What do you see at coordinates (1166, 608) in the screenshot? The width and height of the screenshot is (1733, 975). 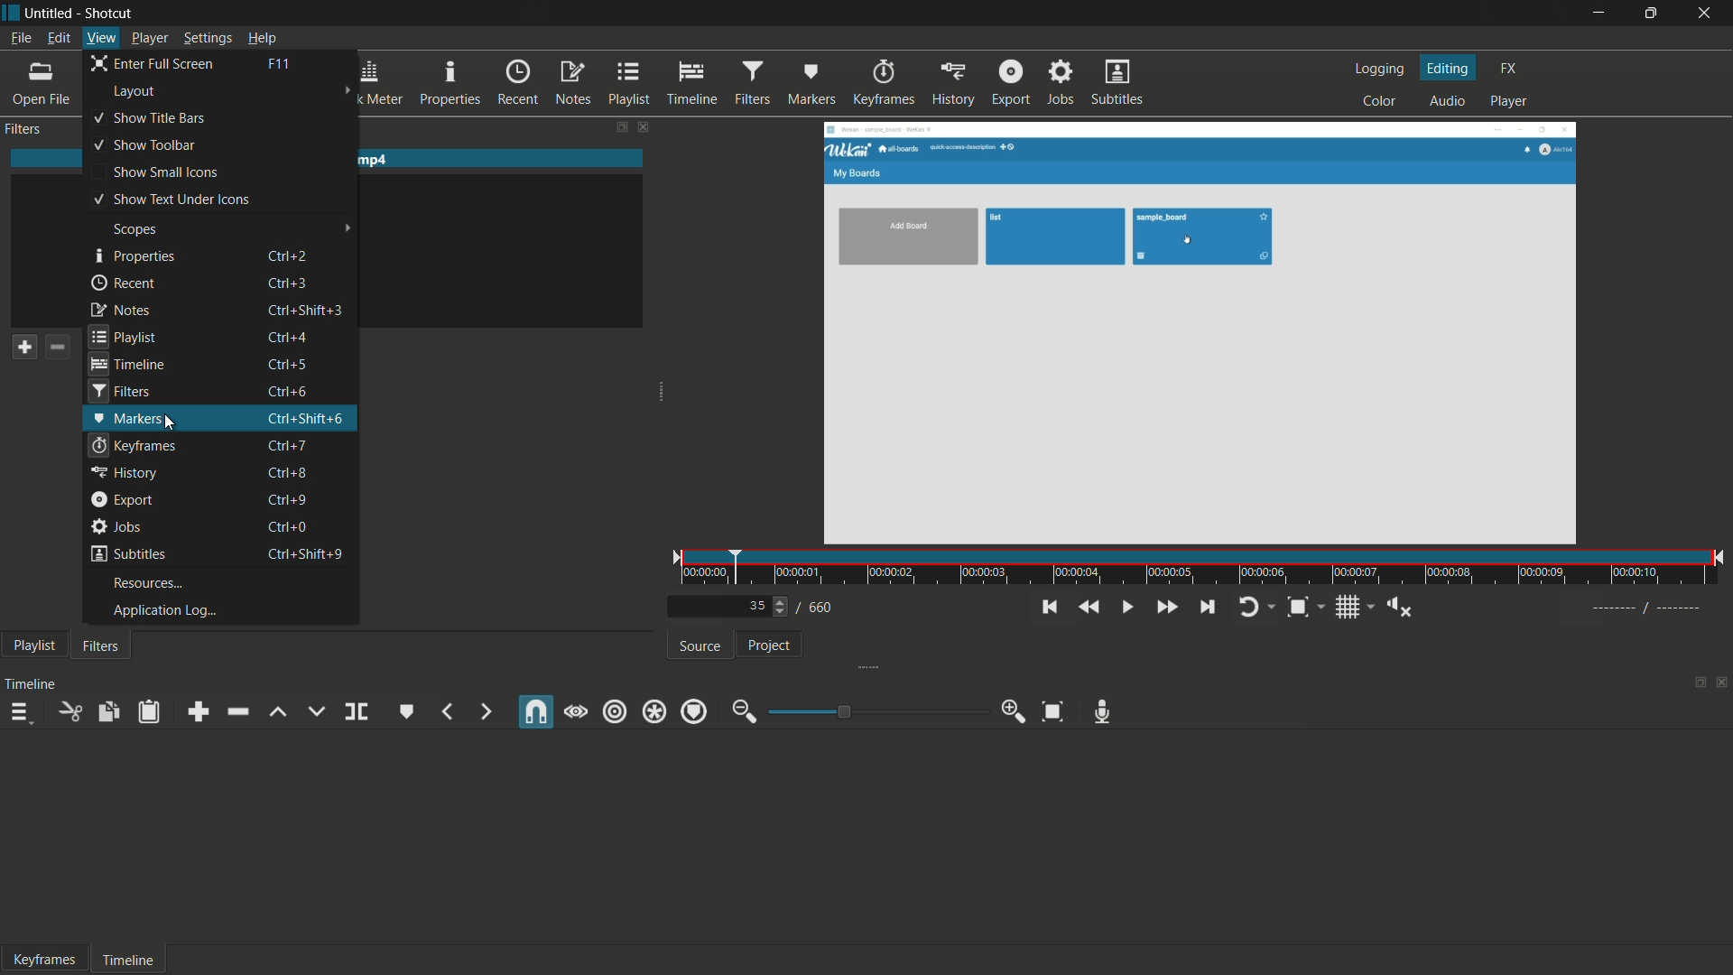 I see `quickly play forward` at bounding box center [1166, 608].